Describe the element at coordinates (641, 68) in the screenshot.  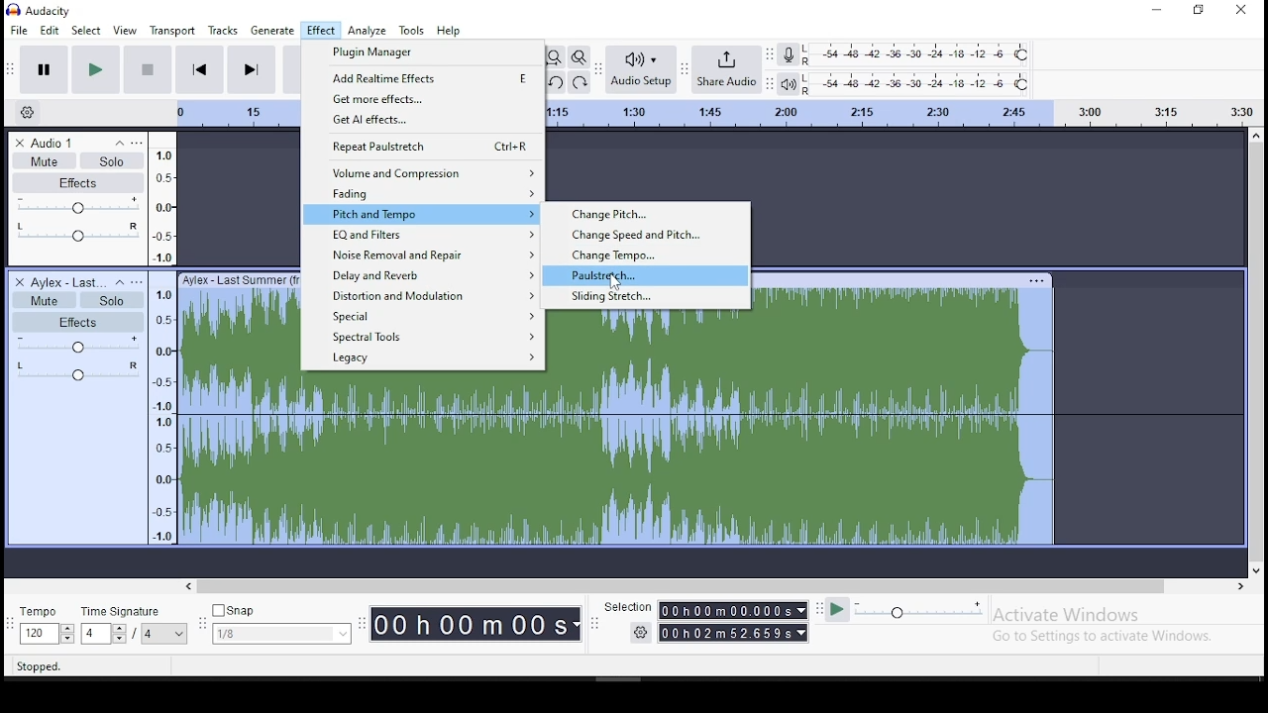
I see `audio setup` at that location.